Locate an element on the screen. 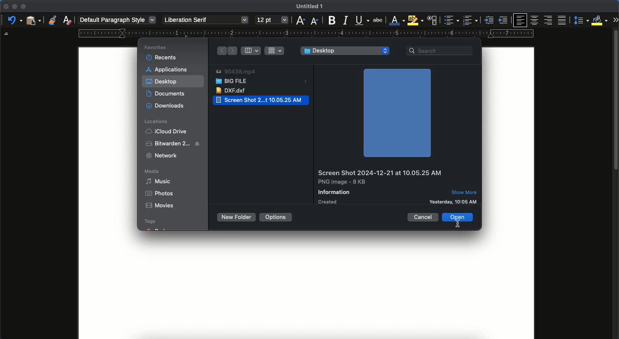 This screenshot has height=339, width=619. favorite is located at coordinates (156, 48).